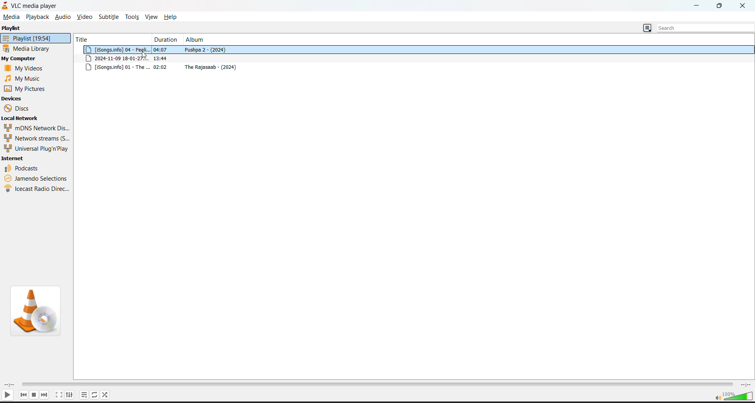  What do you see at coordinates (5, 6) in the screenshot?
I see `vlc logo` at bounding box center [5, 6].